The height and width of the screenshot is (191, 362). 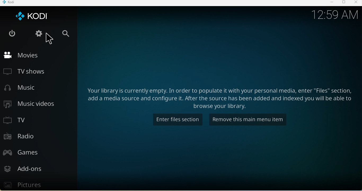 What do you see at coordinates (51, 39) in the screenshot?
I see `Cursor` at bounding box center [51, 39].